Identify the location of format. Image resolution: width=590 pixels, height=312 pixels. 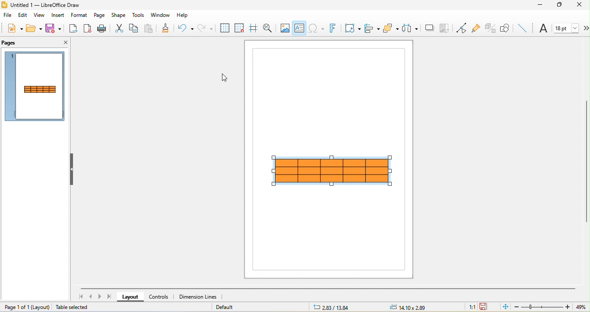
(80, 15).